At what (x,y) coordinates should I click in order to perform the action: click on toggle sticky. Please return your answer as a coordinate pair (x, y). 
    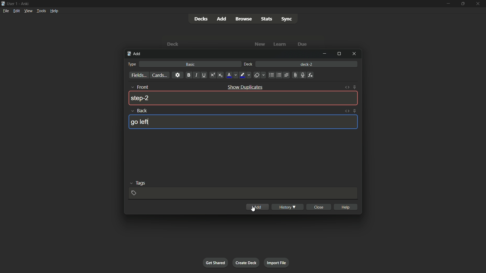
    Looking at the image, I should click on (355, 111).